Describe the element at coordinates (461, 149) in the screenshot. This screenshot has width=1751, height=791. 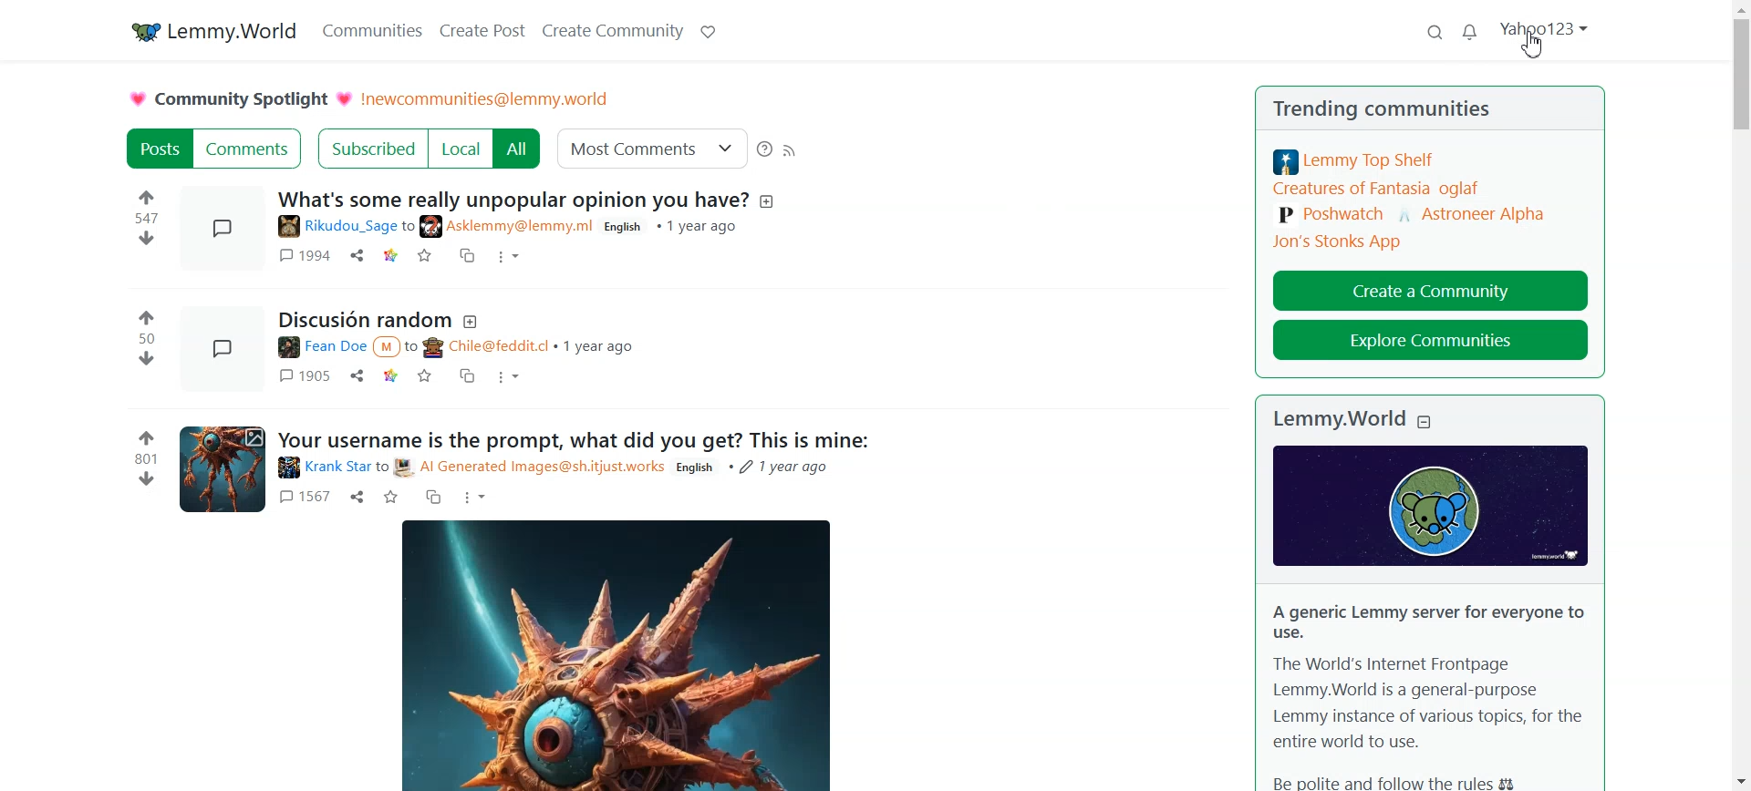
I see `Local` at that location.